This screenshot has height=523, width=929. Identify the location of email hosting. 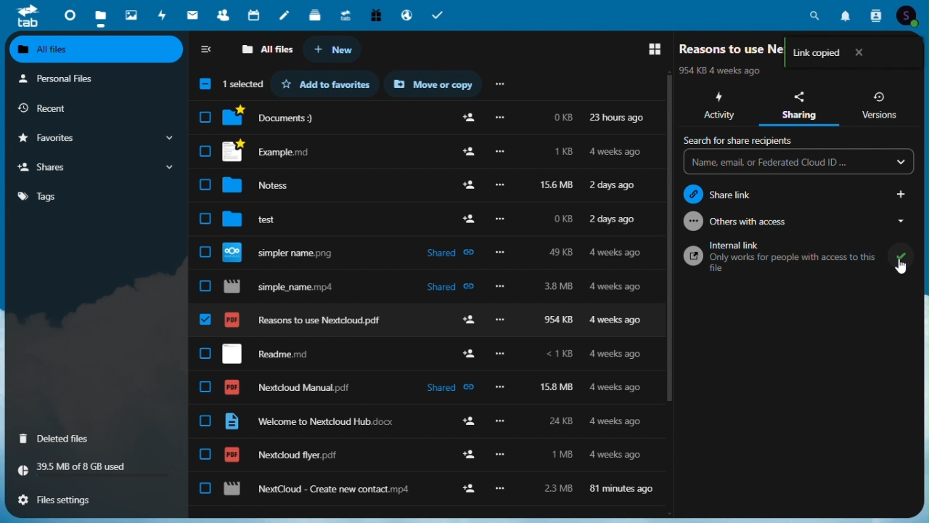
(408, 15).